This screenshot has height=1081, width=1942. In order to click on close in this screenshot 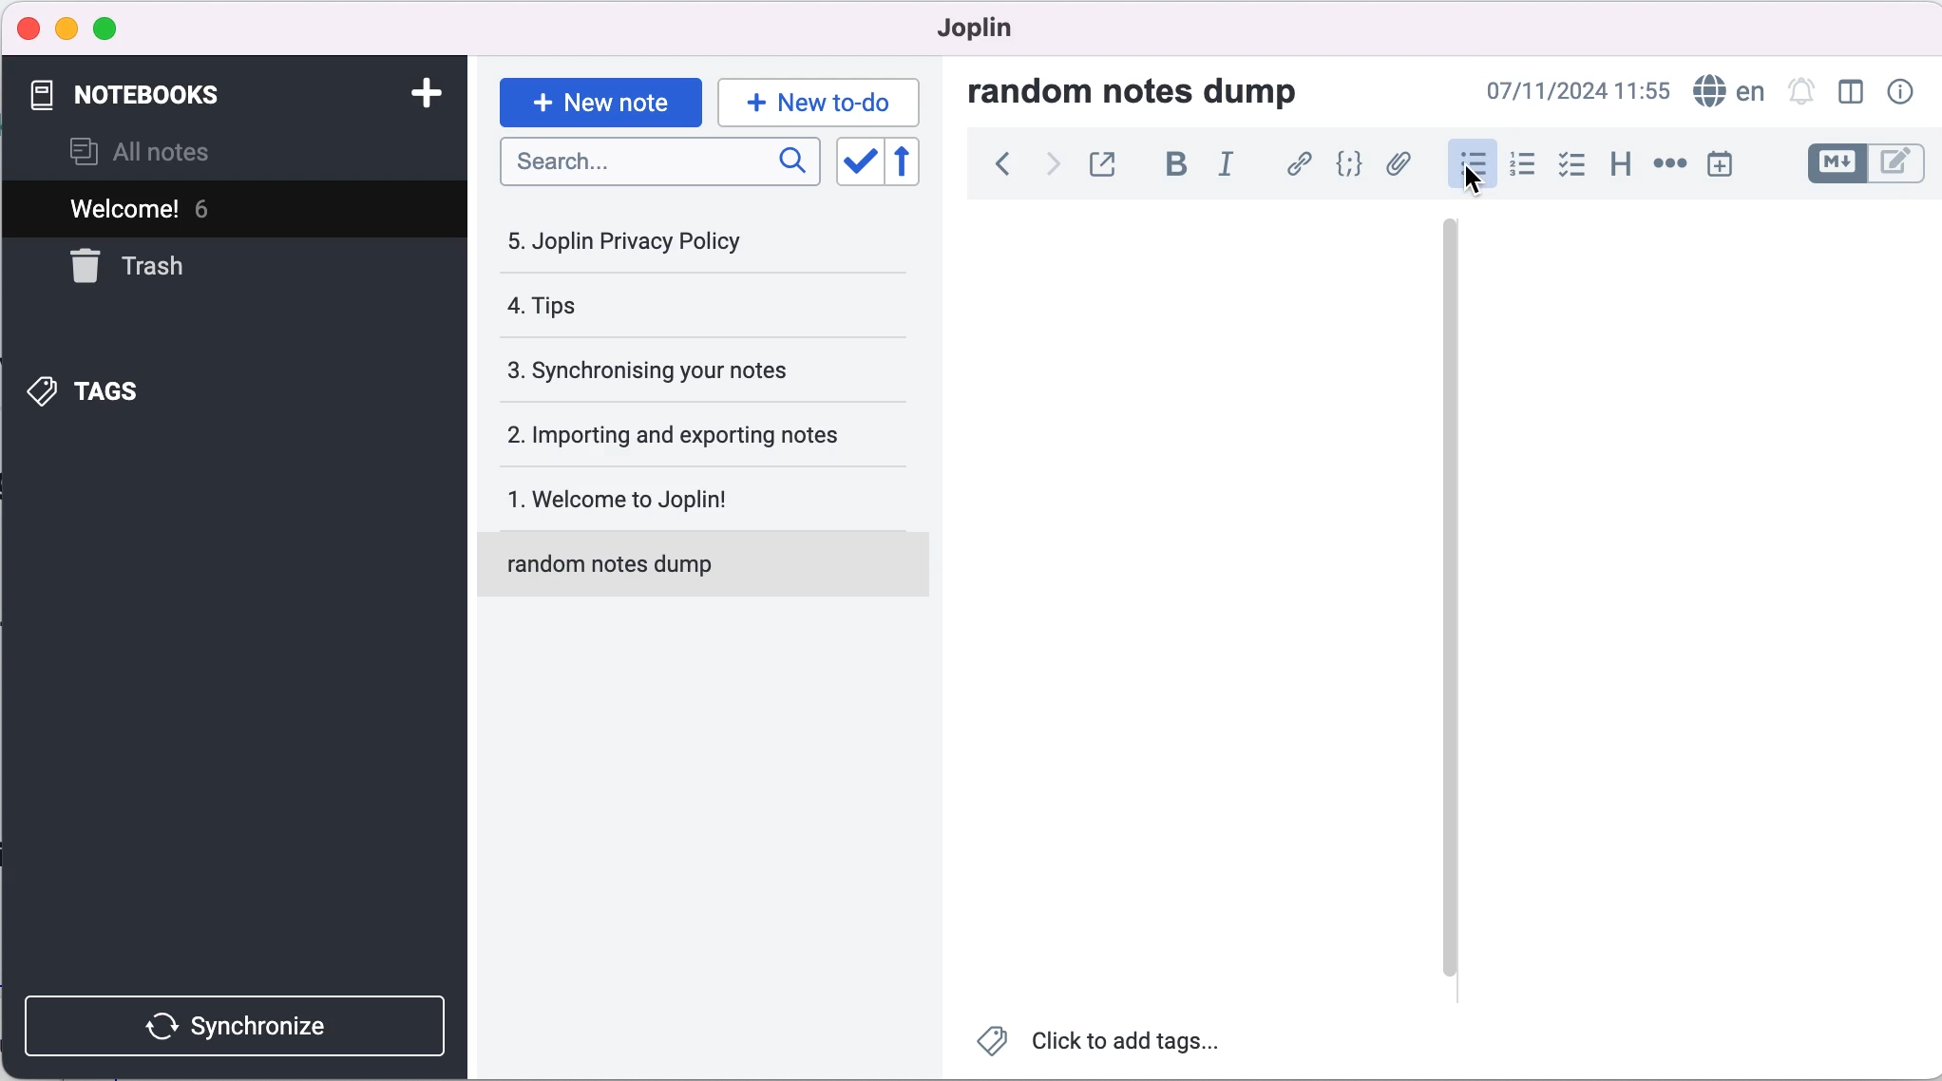, I will do `click(27, 28)`.